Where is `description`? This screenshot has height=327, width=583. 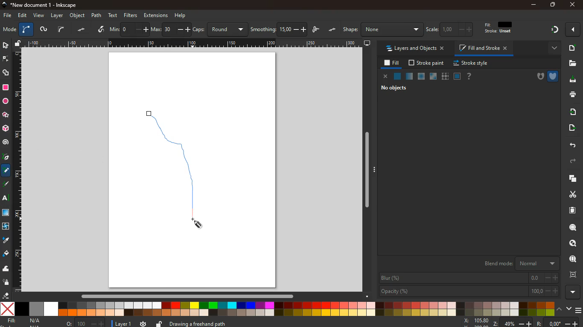
description is located at coordinates (290, 323).